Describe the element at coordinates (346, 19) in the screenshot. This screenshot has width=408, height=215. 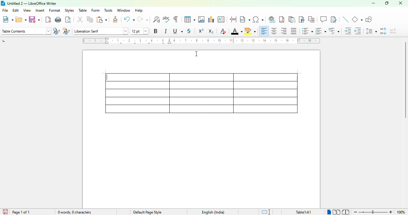
I see `insert line` at that location.